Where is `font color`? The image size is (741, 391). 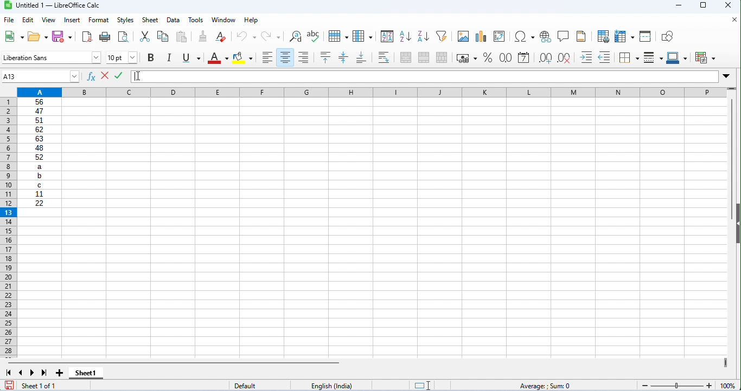
font color is located at coordinates (218, 58).